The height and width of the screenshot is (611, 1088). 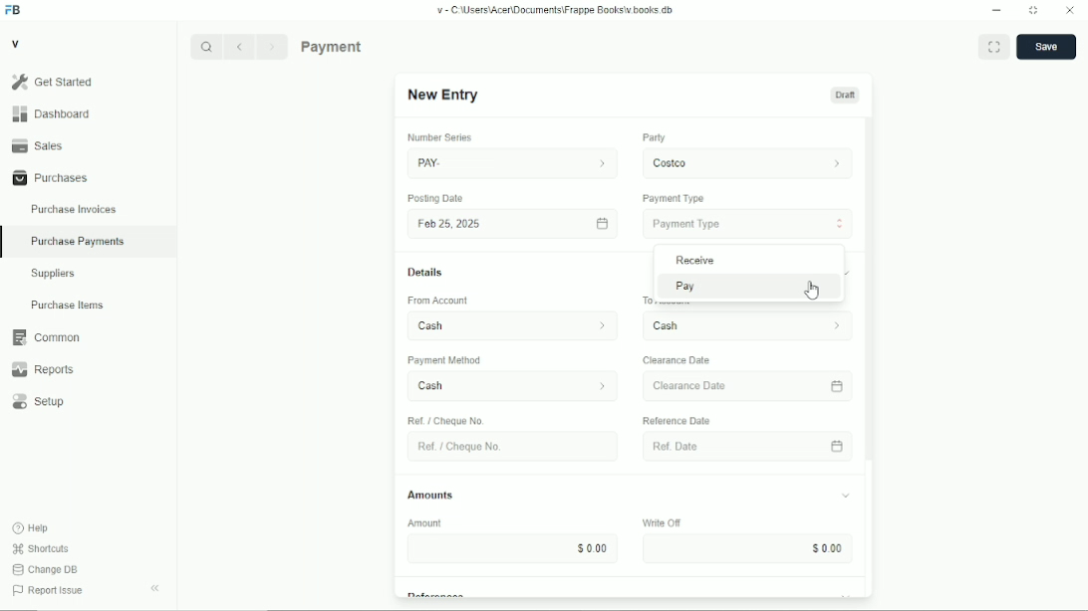 I want to click on Reports, so click(x=89, y=369).